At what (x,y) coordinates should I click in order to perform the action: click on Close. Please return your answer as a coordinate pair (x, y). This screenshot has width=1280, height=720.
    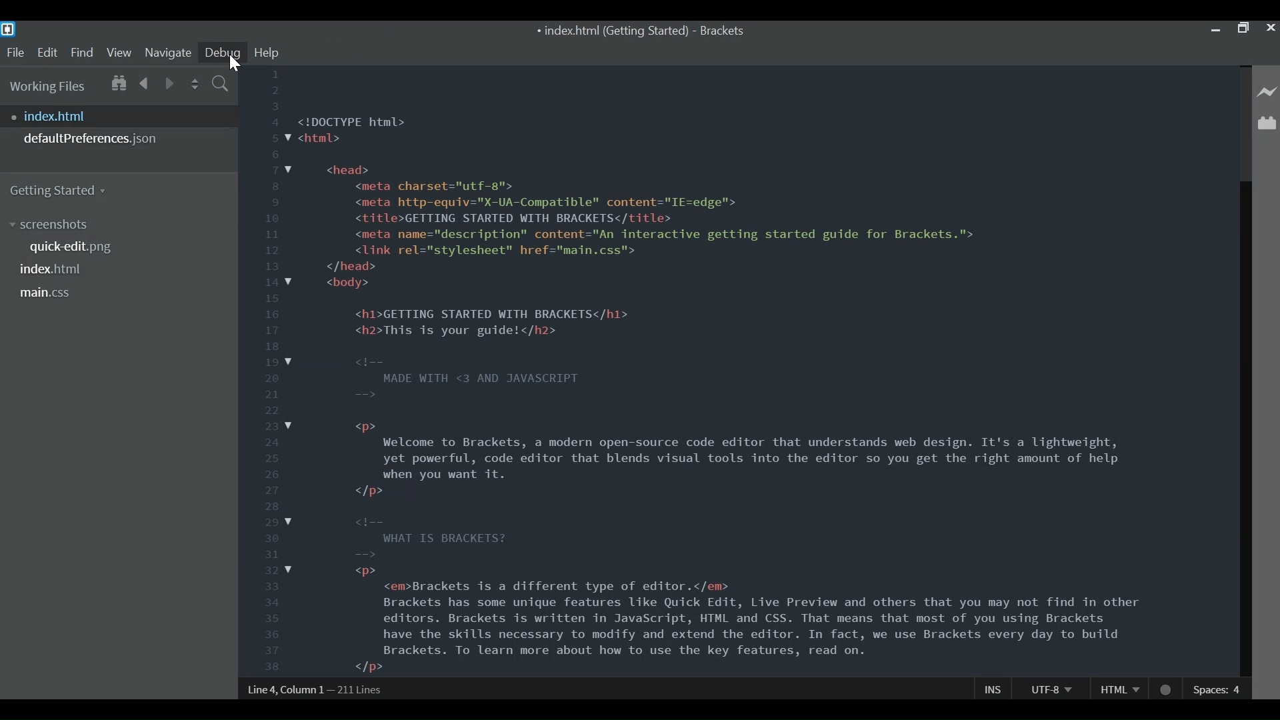
    Looking at the image, I should click on (1270, 28).